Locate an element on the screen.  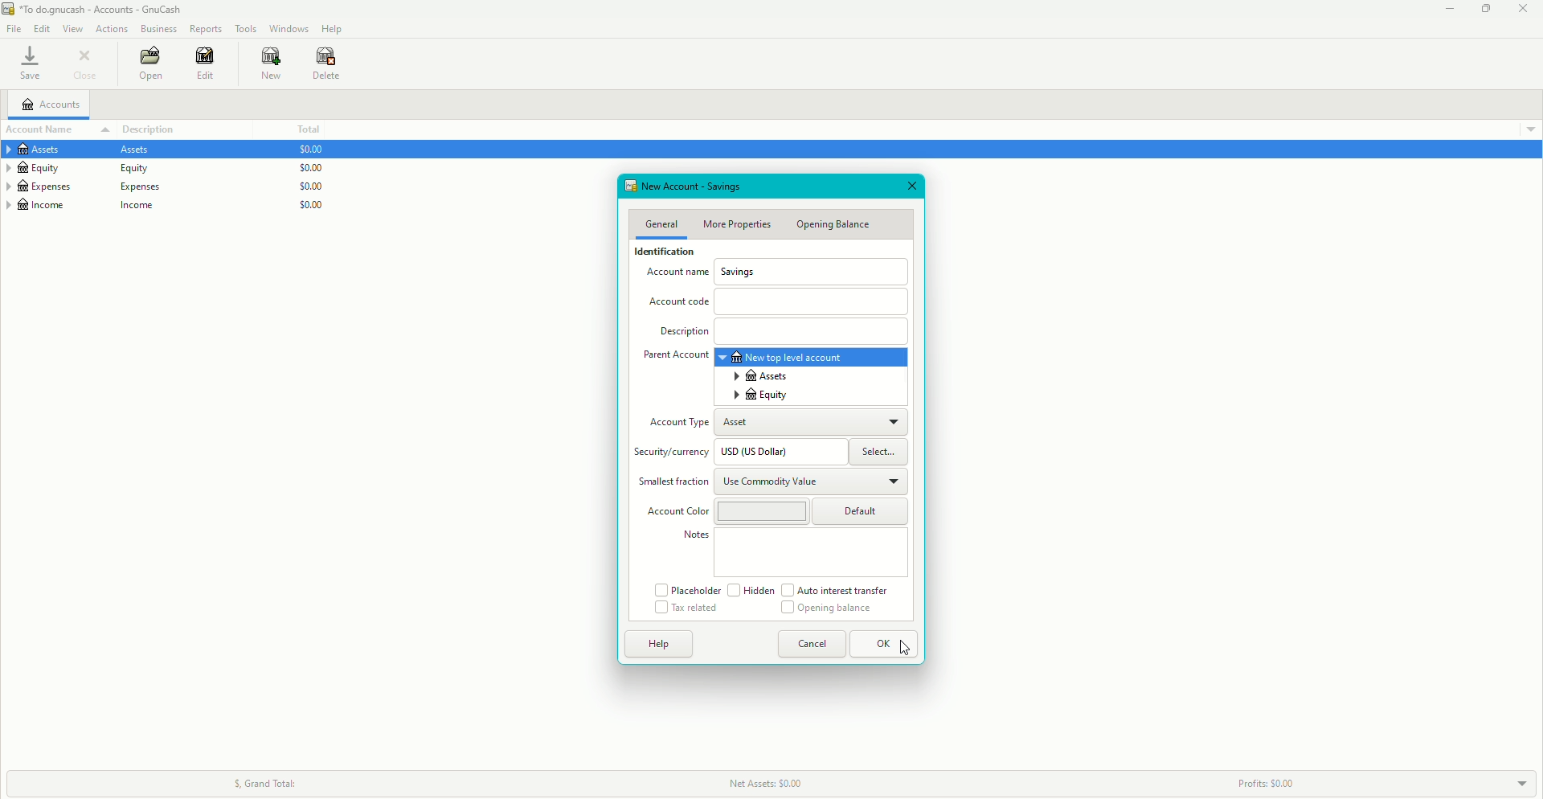
Account Color is located at coordinates (677, 512).